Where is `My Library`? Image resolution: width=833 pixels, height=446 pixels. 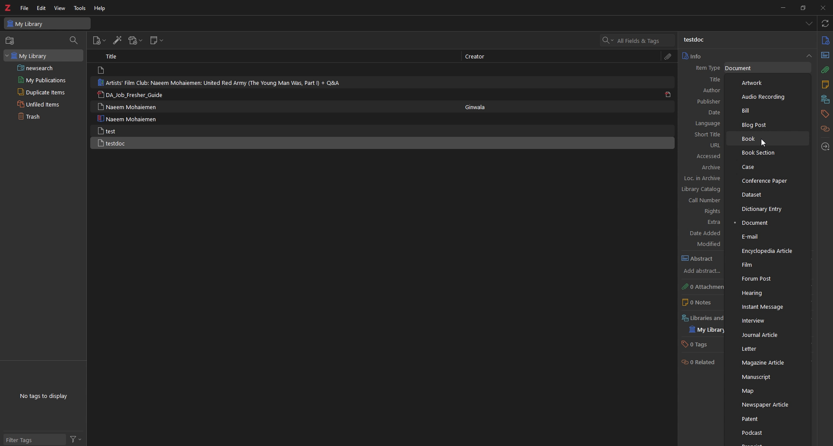 My Library is located at coordinates (43, 56).